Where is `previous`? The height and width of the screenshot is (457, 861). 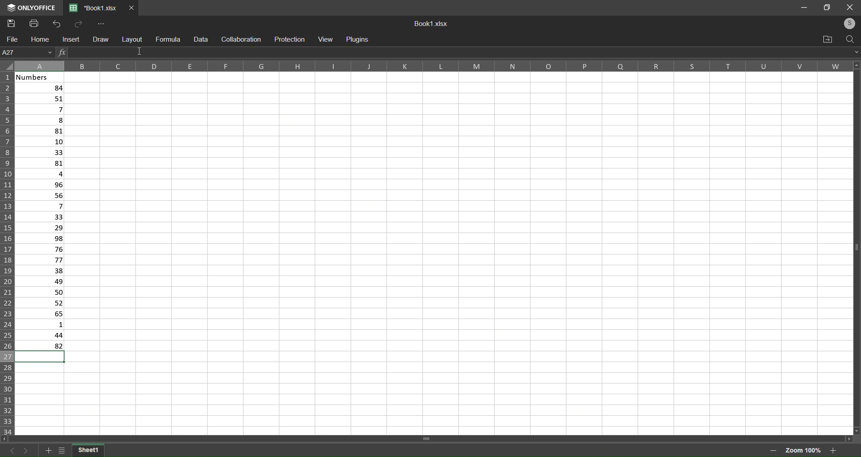 previous is located at coordinates (9, 449).